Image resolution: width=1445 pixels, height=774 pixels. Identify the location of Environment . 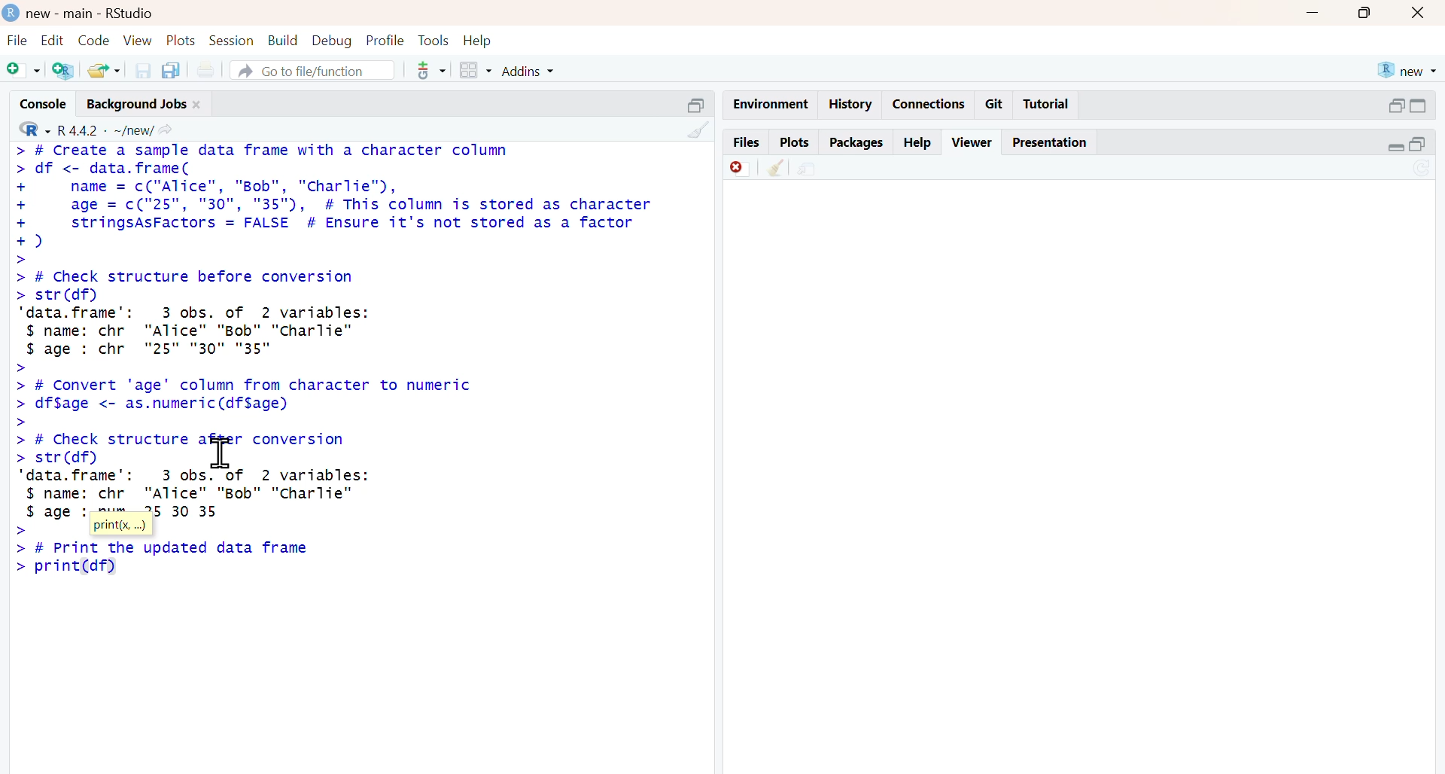
(771, 104).